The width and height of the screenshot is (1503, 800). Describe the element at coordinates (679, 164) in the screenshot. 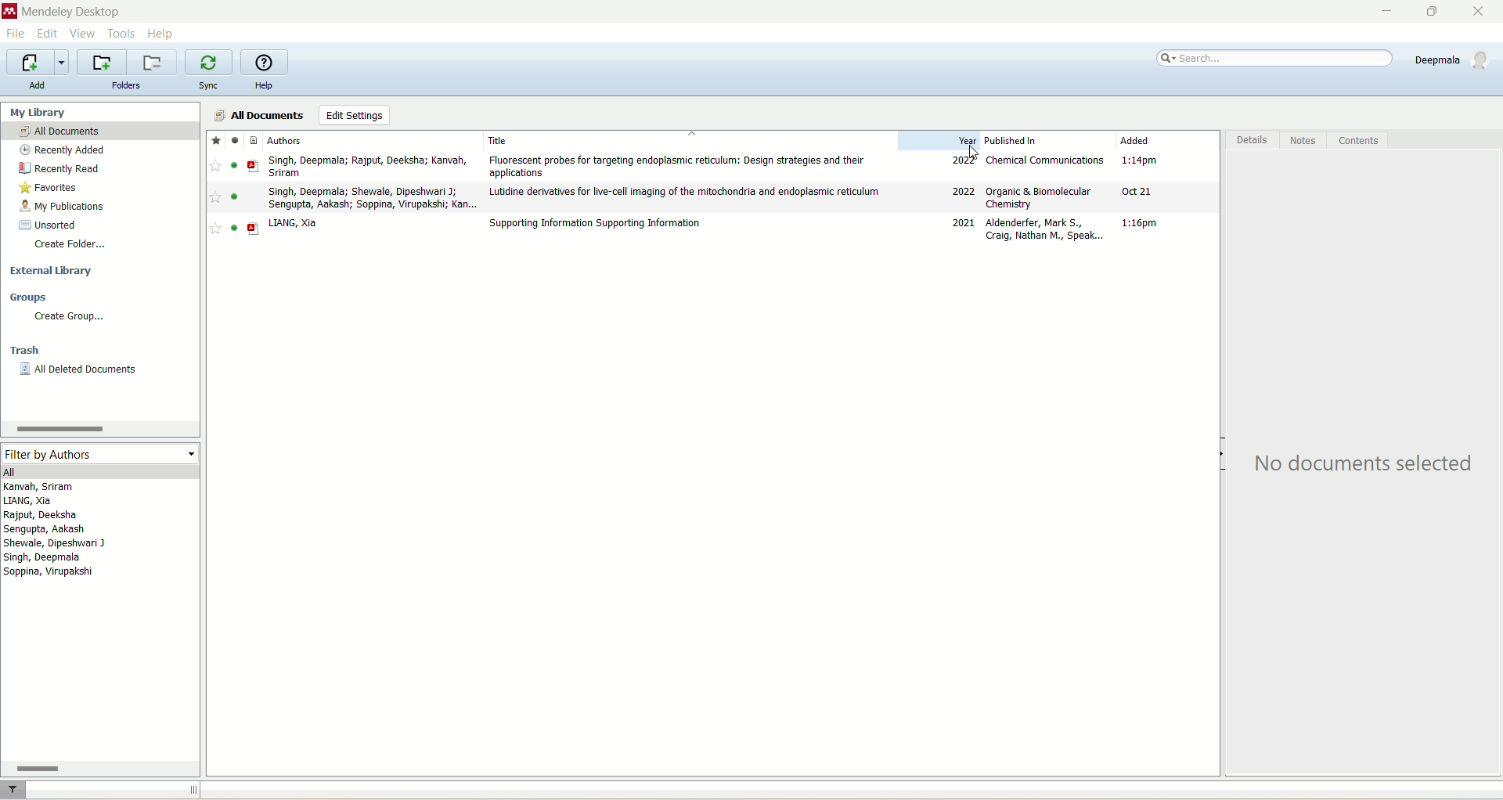

I see `Flourescent probes for targeting endoplasmic reticulum; Desing strategies and their applications` at that location.